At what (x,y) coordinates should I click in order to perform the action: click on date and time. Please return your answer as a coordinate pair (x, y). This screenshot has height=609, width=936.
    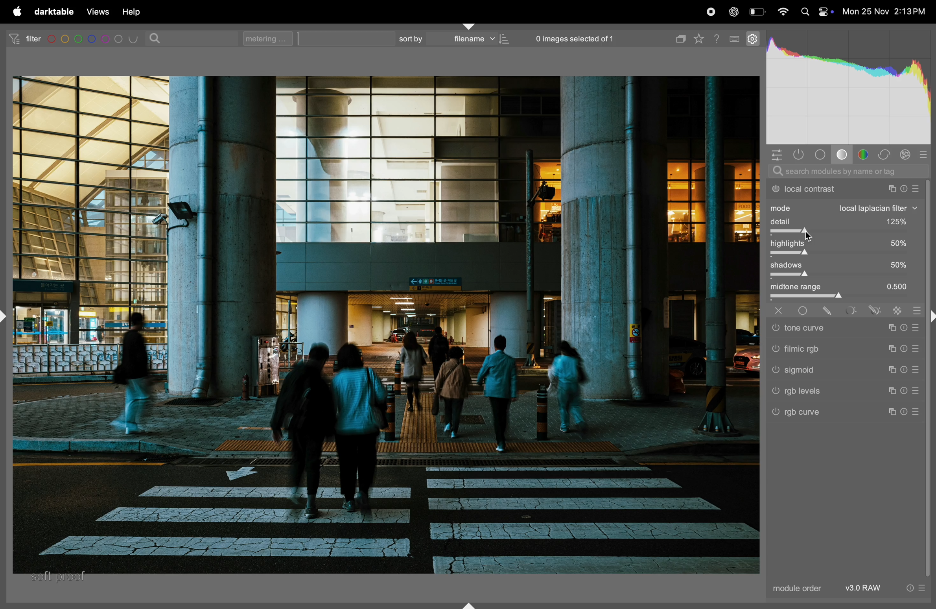
    Looking at the image, I should click on (885, 12).